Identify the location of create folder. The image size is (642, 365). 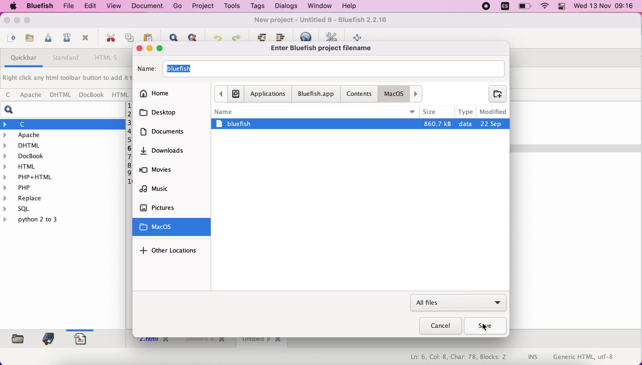
(494, 94).